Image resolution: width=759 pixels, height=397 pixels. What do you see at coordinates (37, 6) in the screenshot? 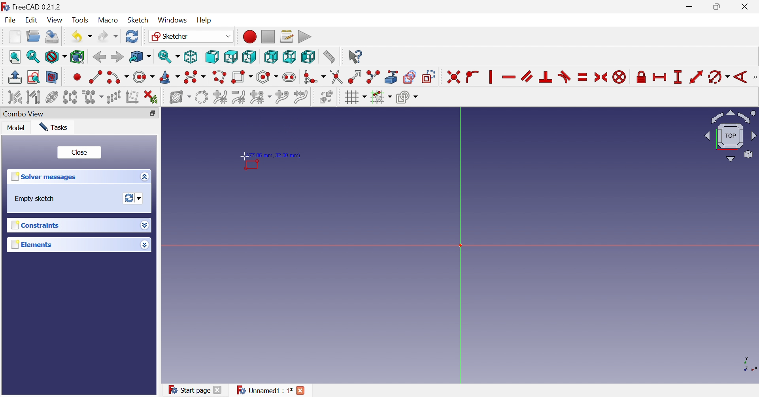
I see `Free CAD0.21.2` at bounding box center [37, 6].